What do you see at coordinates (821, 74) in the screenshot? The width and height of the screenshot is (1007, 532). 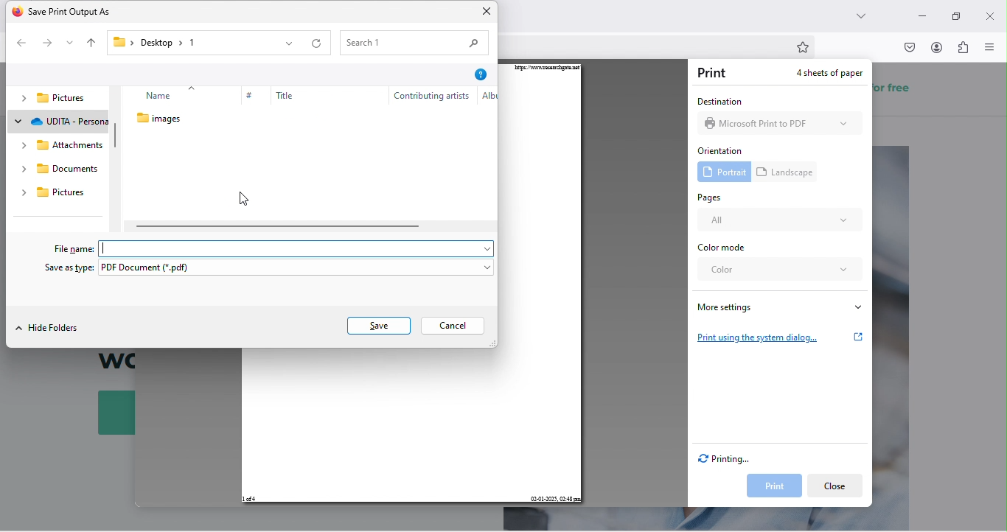 I see `4 sheets of paper` at bounding box center [821, 74].